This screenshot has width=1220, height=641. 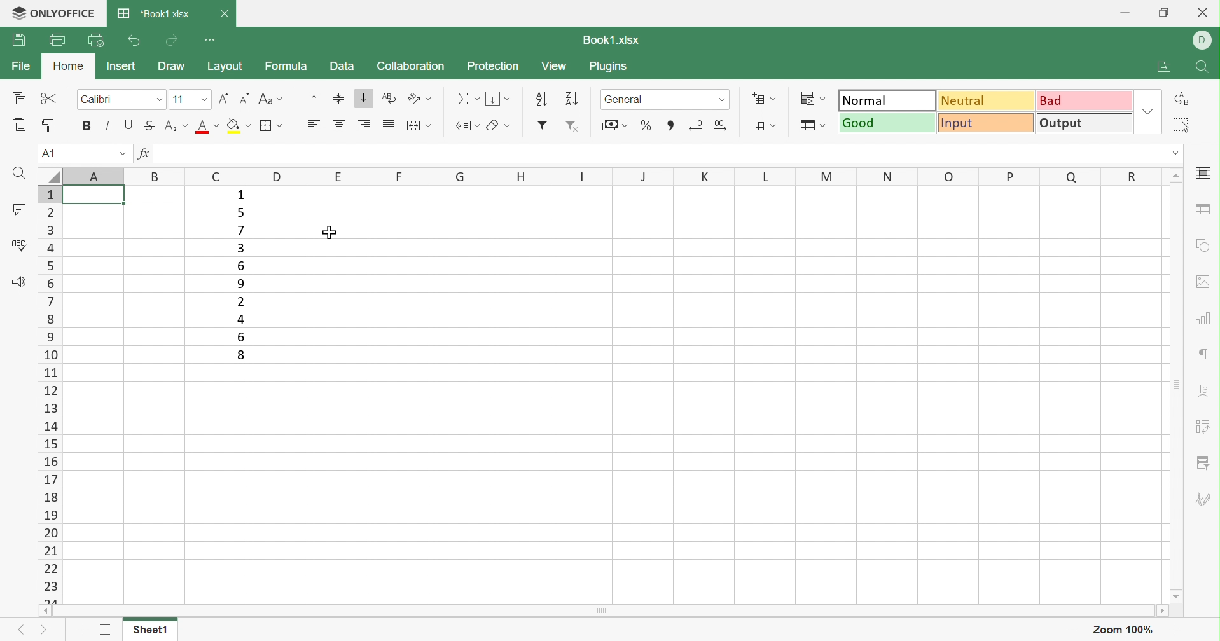 What do you see at coordinates (171, 42) in the screenshot?
I see `Redo` at bounding box center [171, 42].